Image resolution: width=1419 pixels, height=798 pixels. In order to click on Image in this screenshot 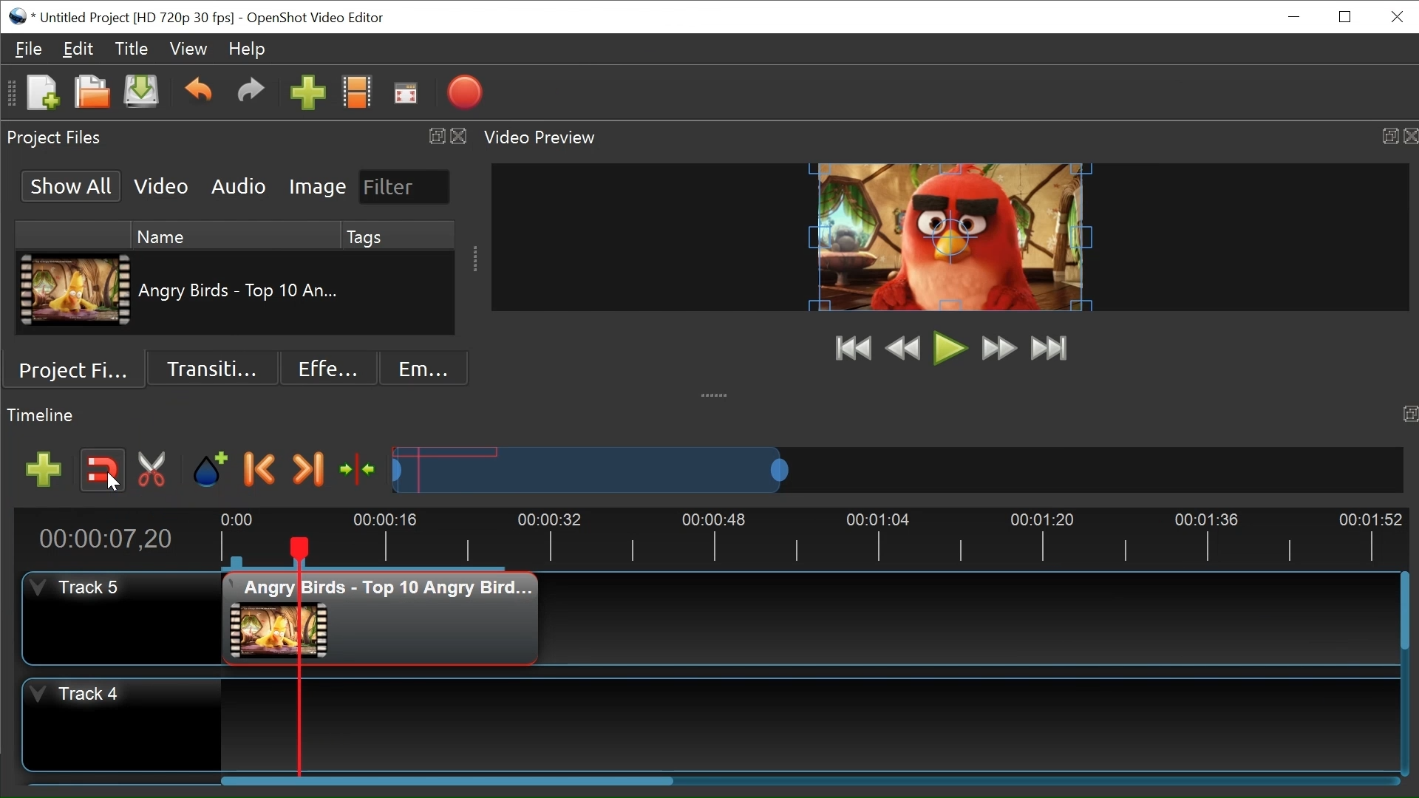, I will do `click(317, 188)`.